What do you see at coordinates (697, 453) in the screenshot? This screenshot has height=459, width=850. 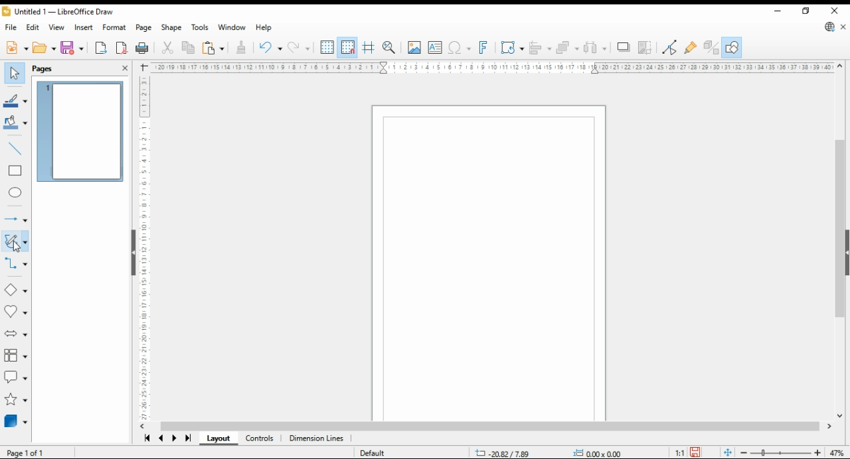 I see `save` at bounding box center [697, 453].